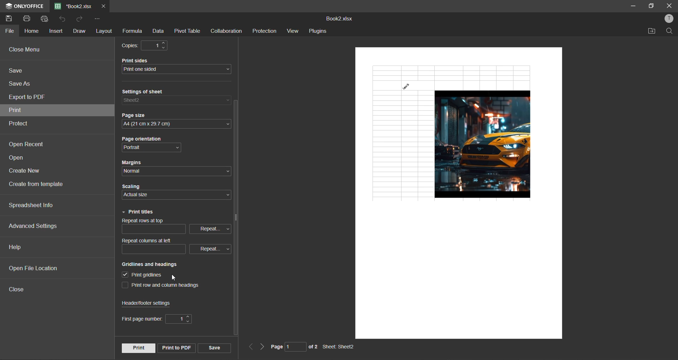 The image size is (678, 360). Describe the element at coordinates (139, 347) in the screenshot. I see `print` at that location.